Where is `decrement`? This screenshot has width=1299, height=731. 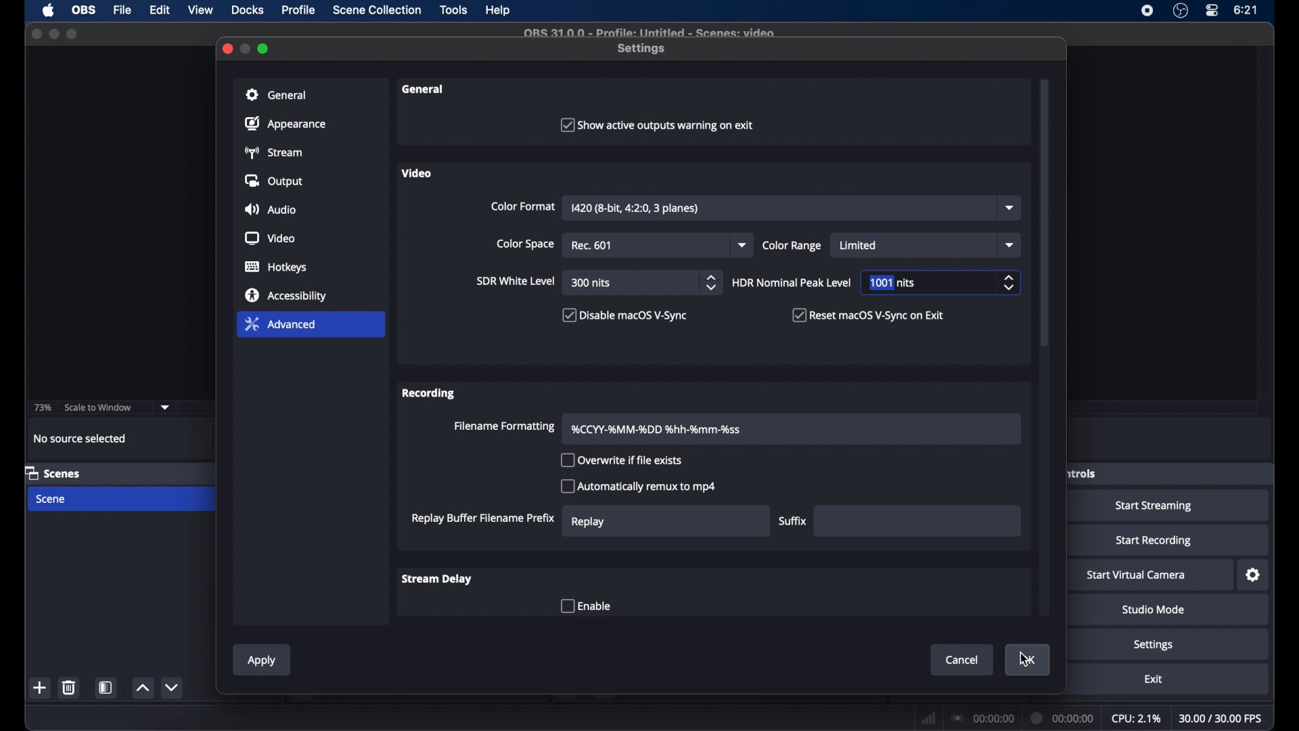
decrement is located at coordinates (174, 687).